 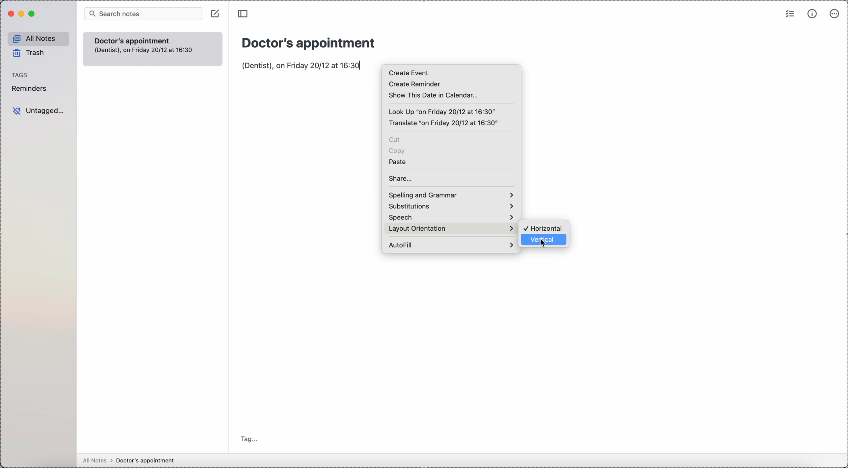 I want to click on cut, so click(x=395, y=140).